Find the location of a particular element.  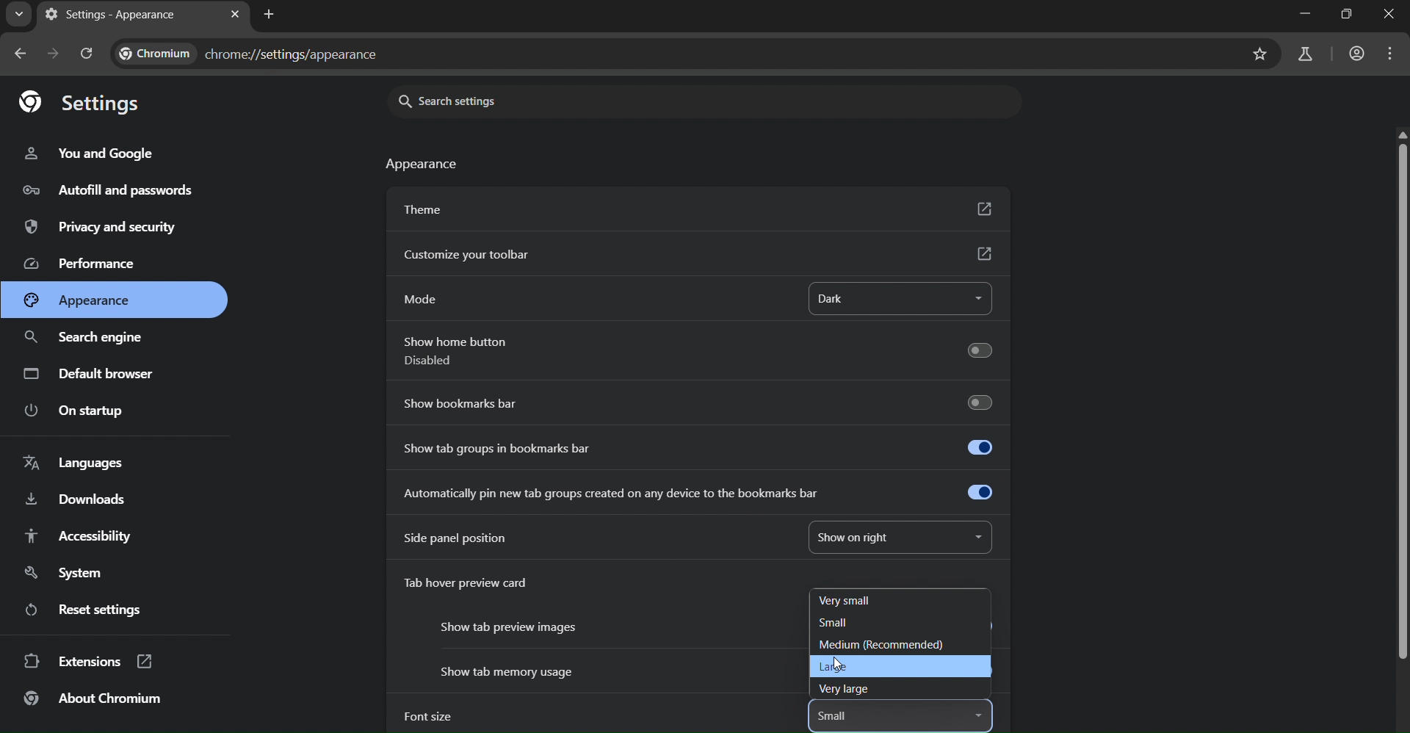

text is located at coordinates (250, 52).